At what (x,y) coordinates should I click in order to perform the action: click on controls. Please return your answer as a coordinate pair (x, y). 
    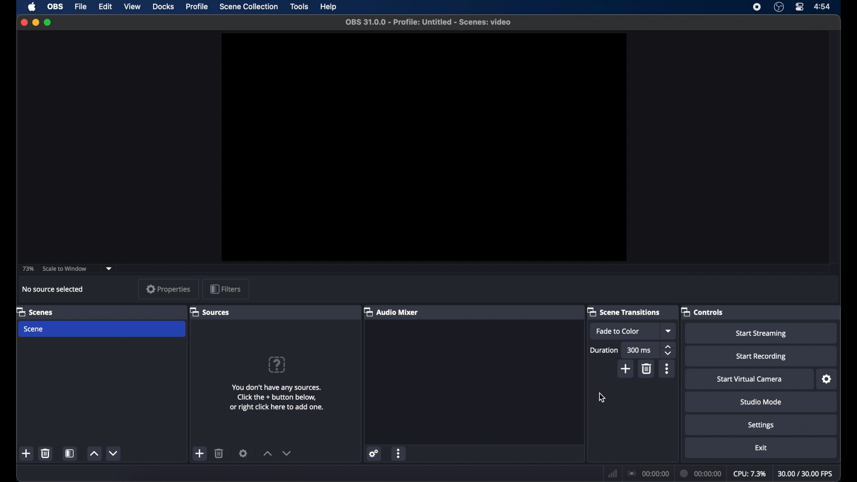
    Looking at the image, I should click on (702, 312).